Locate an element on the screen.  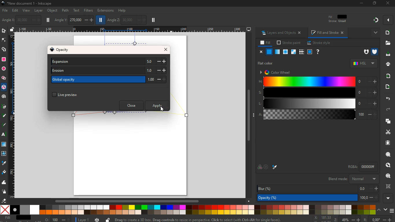
Scrollbar is located at coordinates (248, 114).